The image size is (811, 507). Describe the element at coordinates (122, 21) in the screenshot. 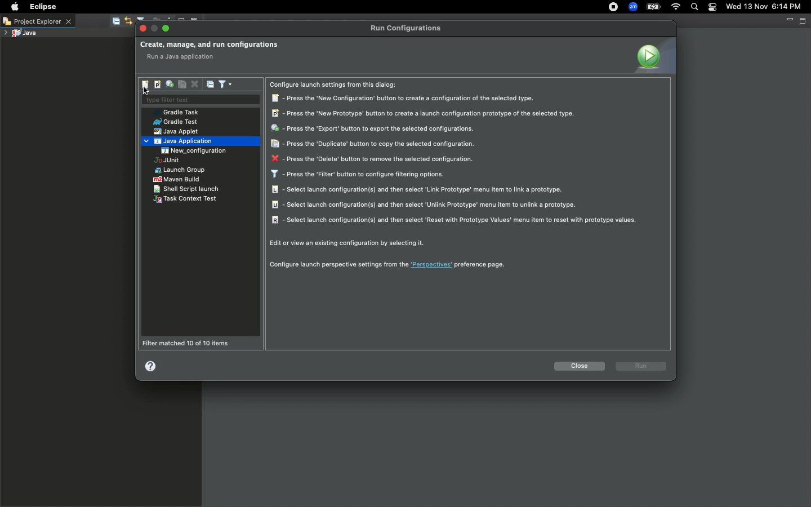

I see `icons` at that location.